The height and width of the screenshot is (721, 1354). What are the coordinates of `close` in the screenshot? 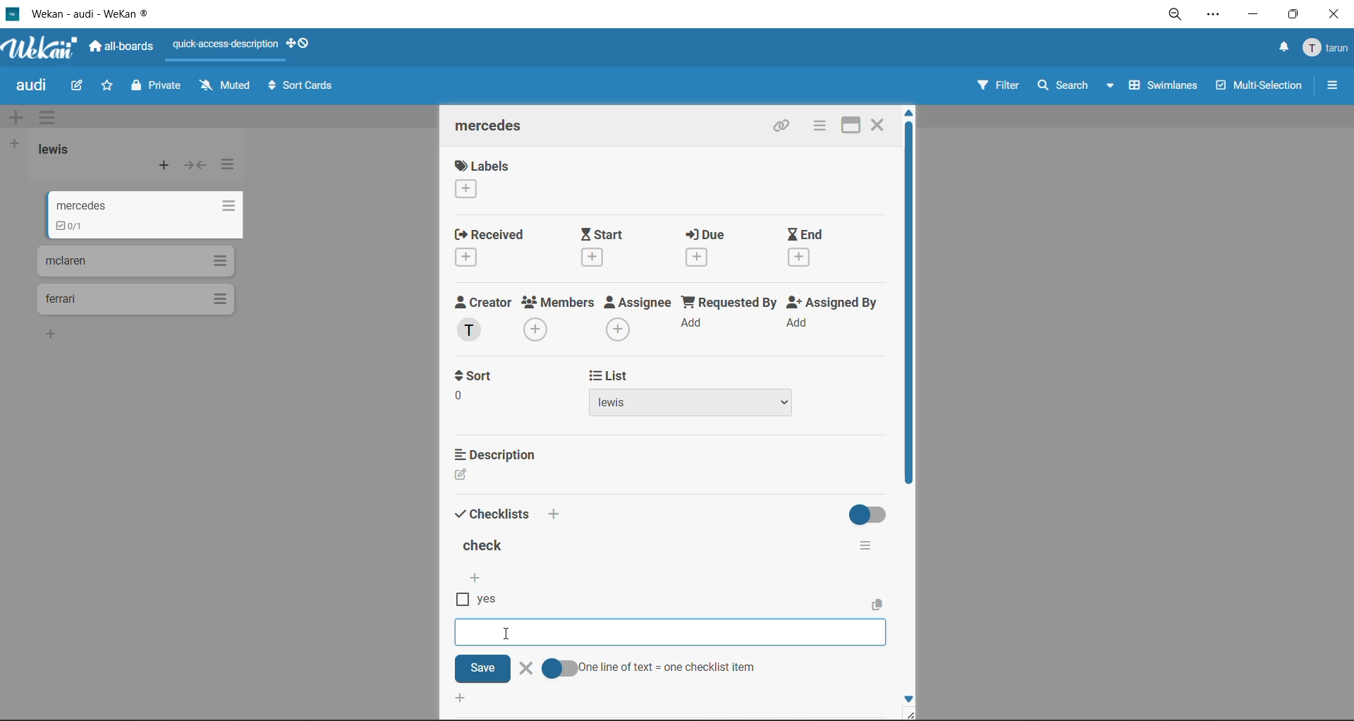 It's located at (879, 123).